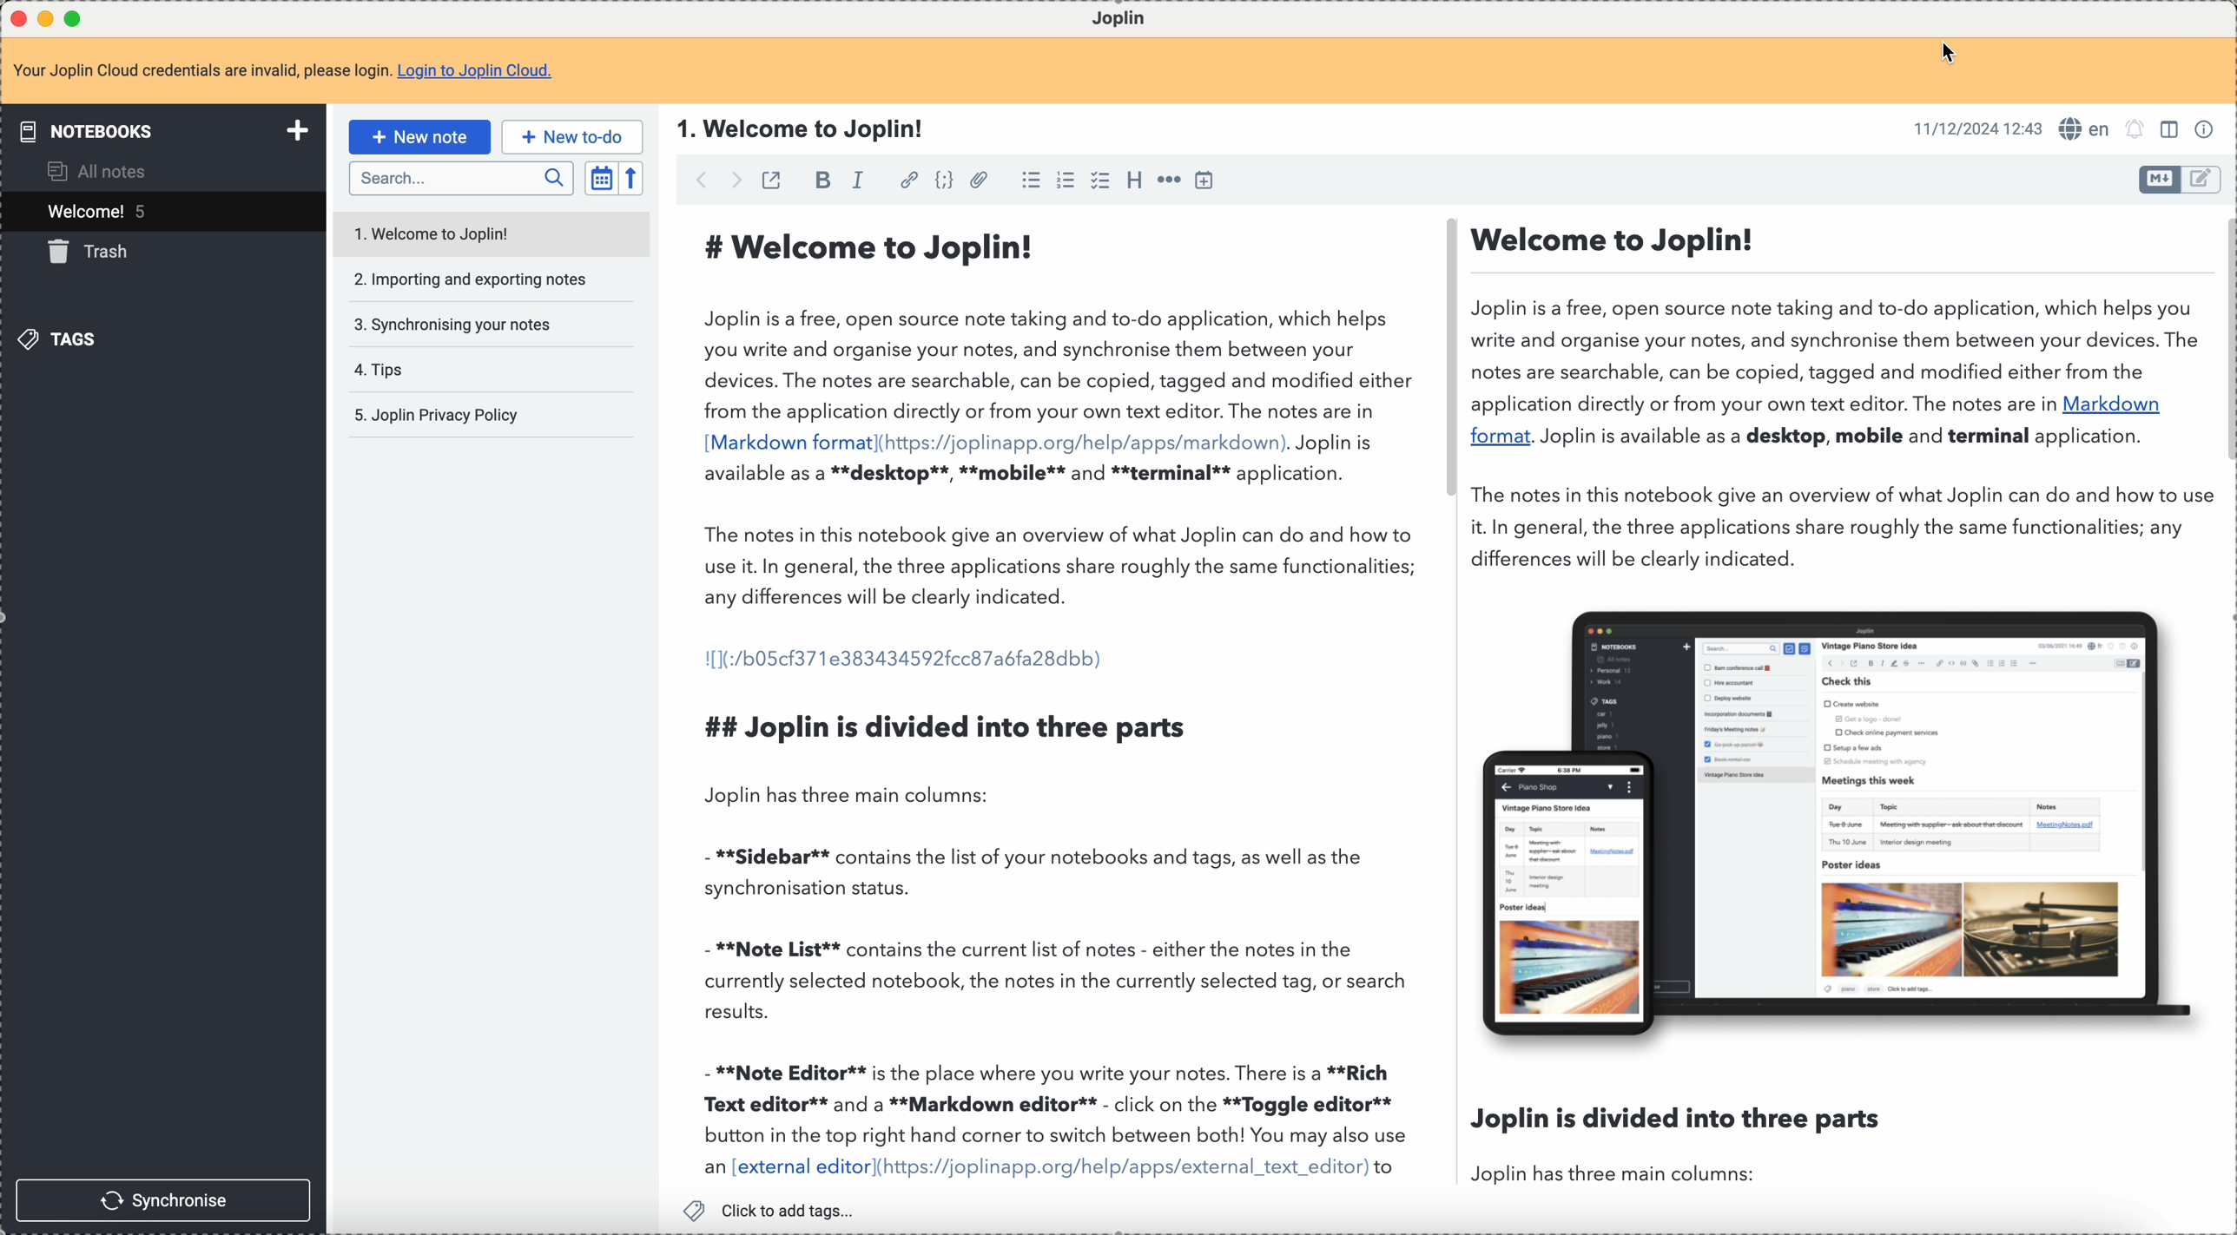  What do you see at coordinates (1060, 980) in the screenshot?
I see `- **Note List** contains the current list of notes - either the notes in the
currently selected notebook, the notes in the currently selected tag, or search
results.` at bounding box center [1060, 980].